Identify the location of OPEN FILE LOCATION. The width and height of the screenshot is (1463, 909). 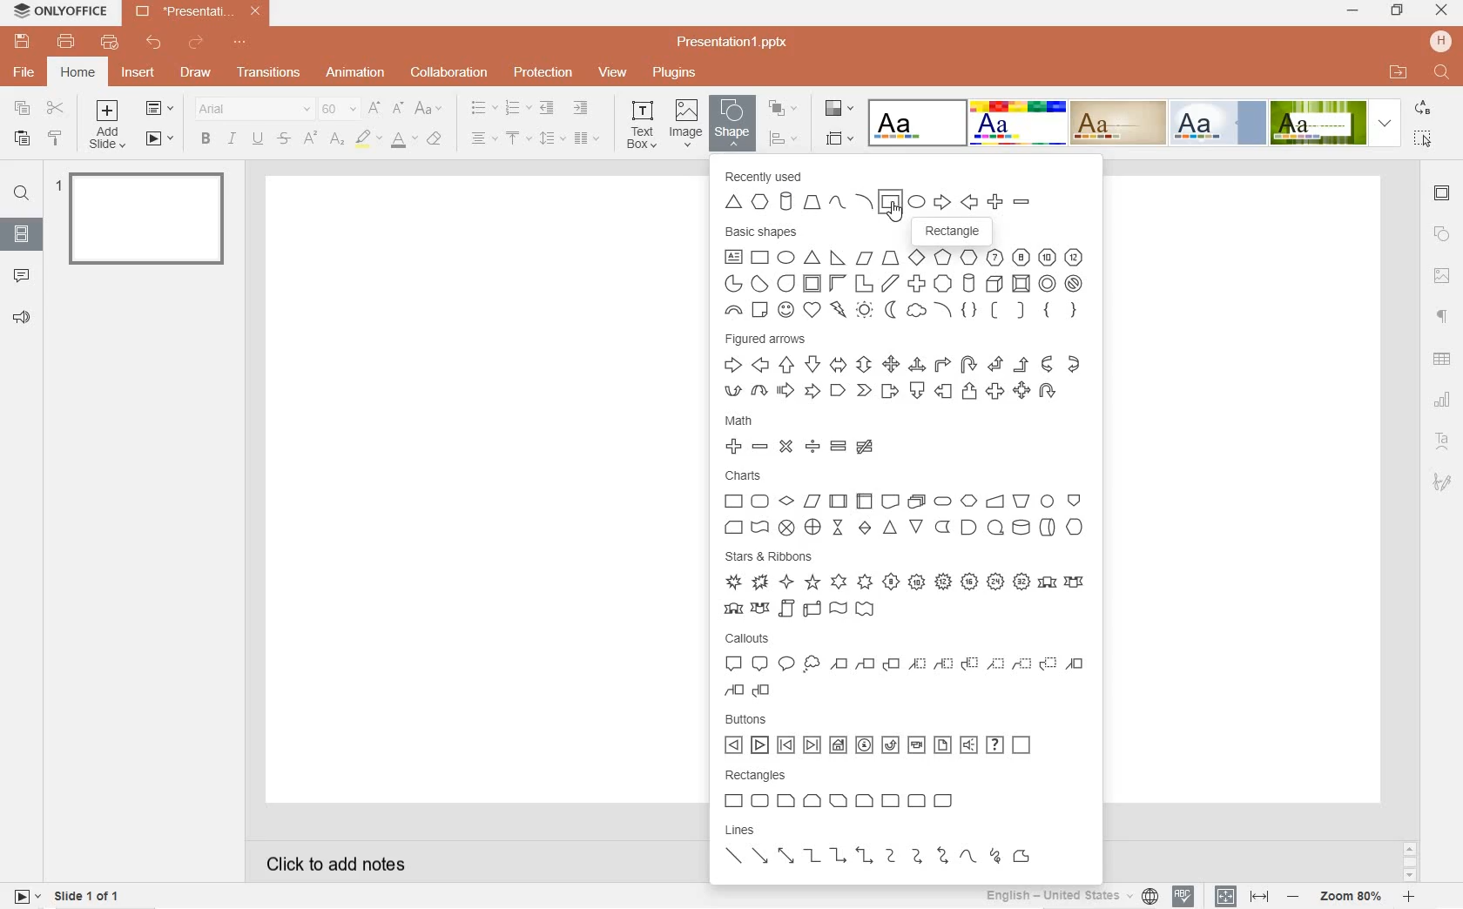
(1399, 72).